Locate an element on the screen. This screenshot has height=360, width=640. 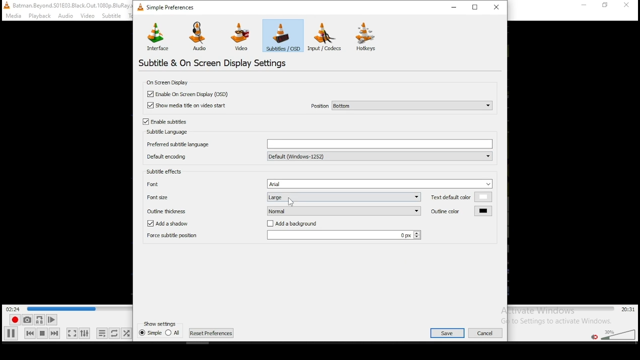
subtitle is located at coordinates (110, 16).